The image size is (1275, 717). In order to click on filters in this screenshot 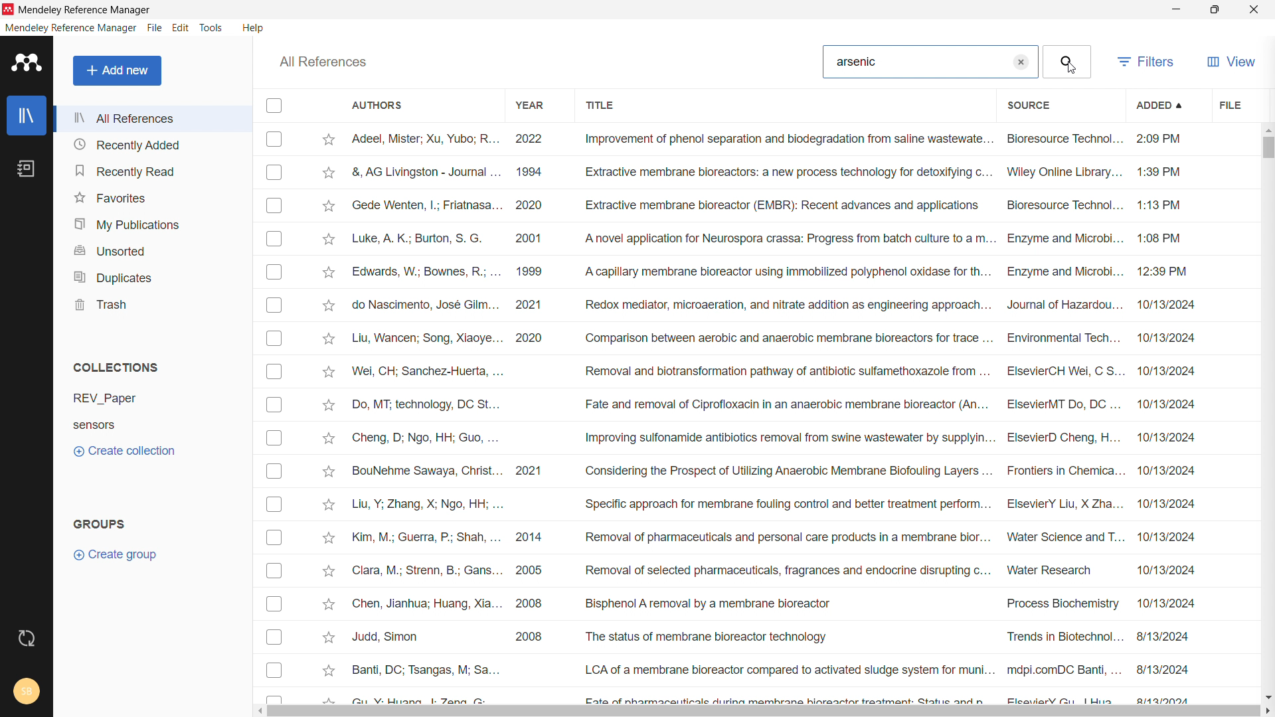, I will do `click(1150, 60)`.